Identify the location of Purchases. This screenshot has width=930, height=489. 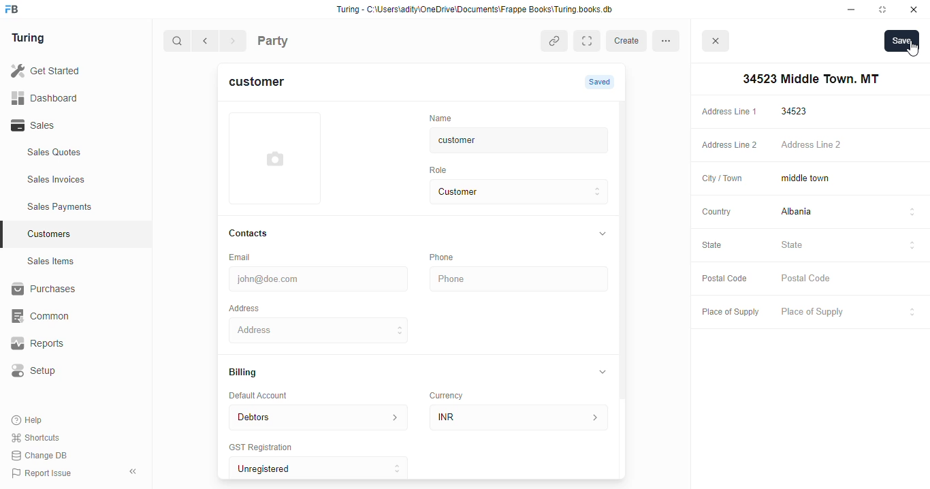
(68, 291).